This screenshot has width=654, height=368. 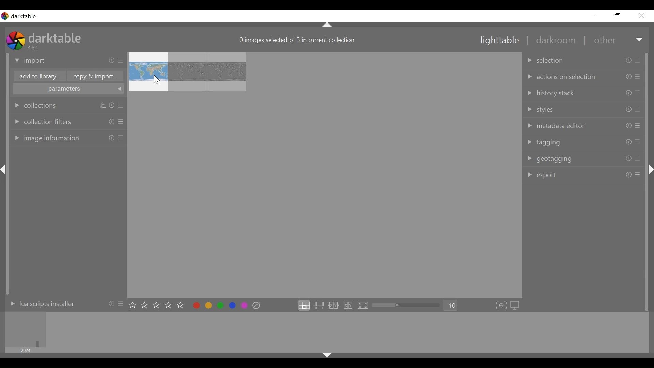 What do you see at coordinates (584, 76) in the screenshot?
I see `action on selection` at bounding box center [584, 76].